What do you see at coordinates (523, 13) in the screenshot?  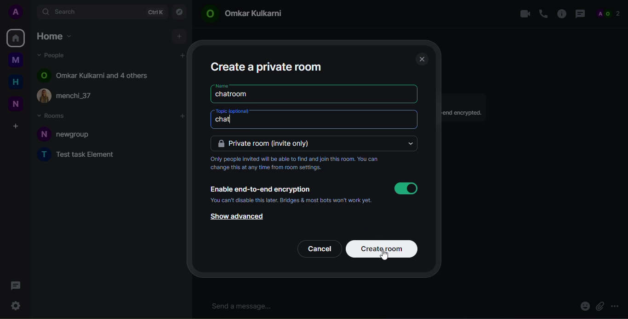 I see `video call` at bounding box center [523, 13].